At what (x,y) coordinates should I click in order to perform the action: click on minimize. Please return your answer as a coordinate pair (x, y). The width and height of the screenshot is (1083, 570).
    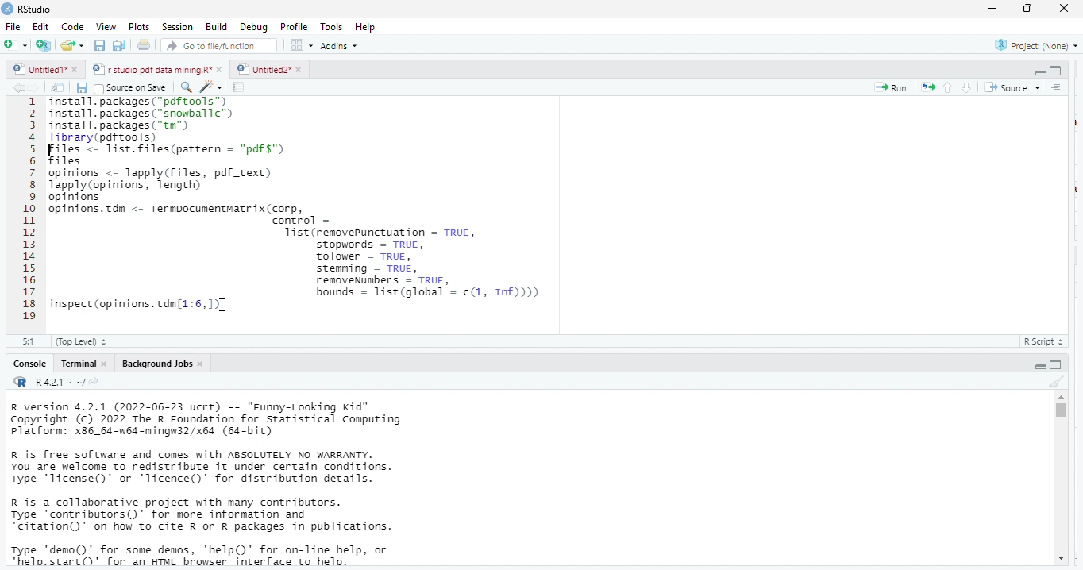
    Looking at the image, I should click on (992, 8).